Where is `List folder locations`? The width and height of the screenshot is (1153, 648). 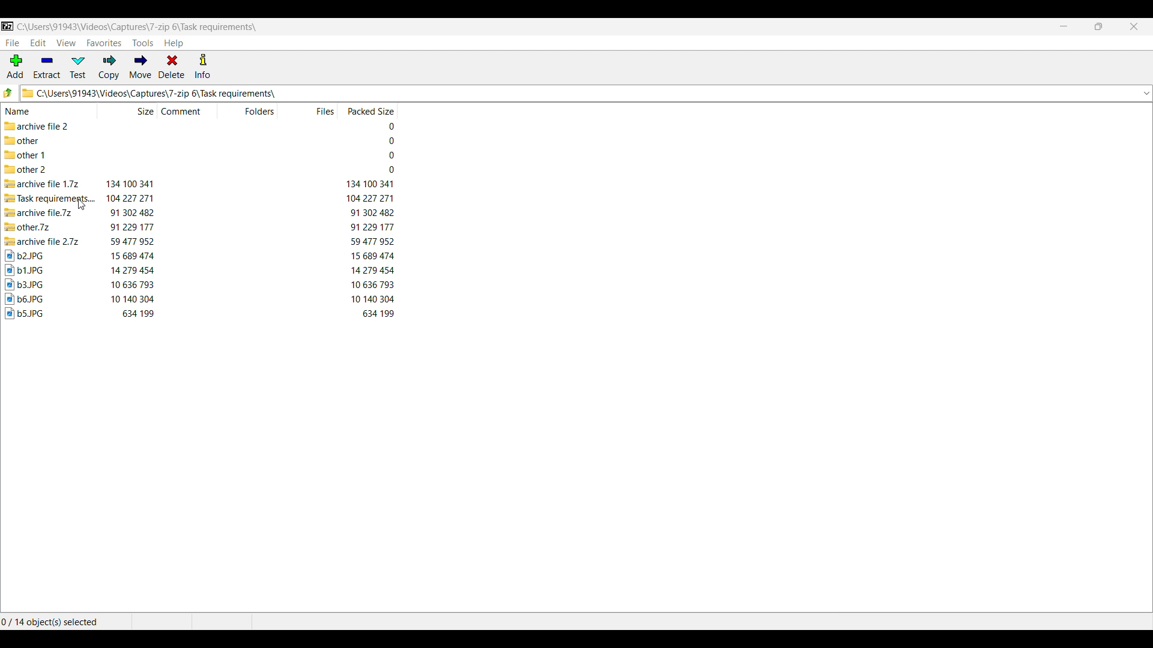 List folder locations is located at coordinates (1146, 94).